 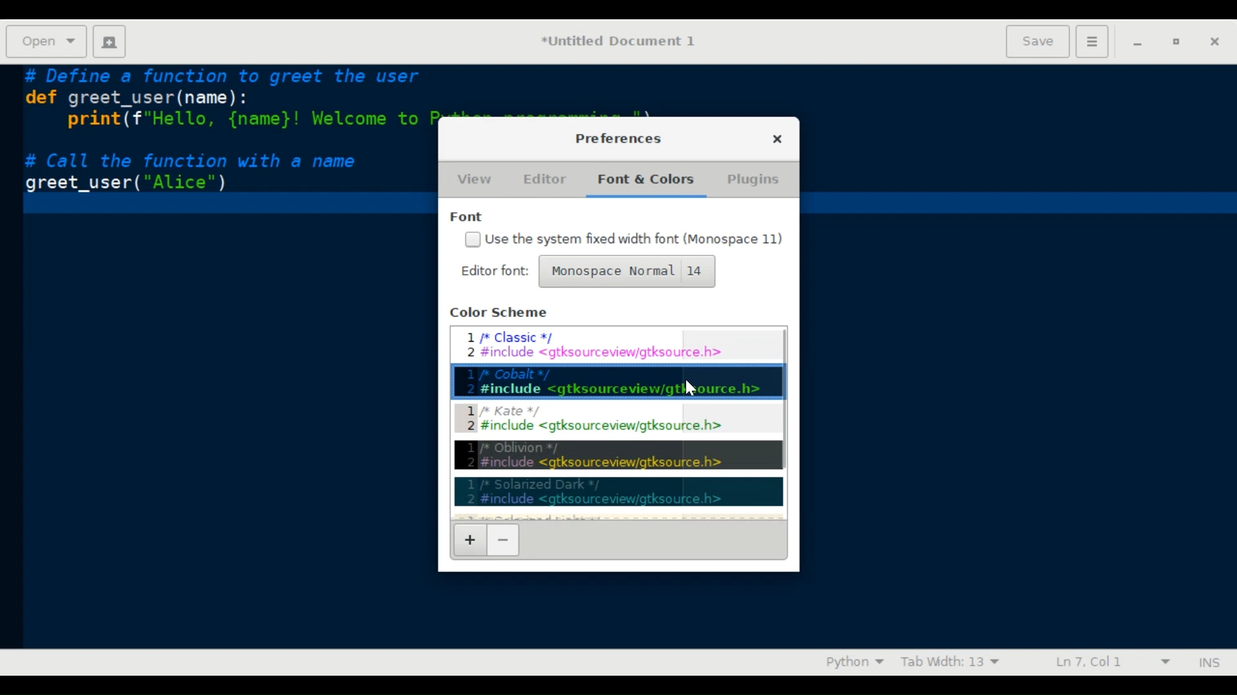 I want to click on Install Scheme, so click(x=472, y=541).